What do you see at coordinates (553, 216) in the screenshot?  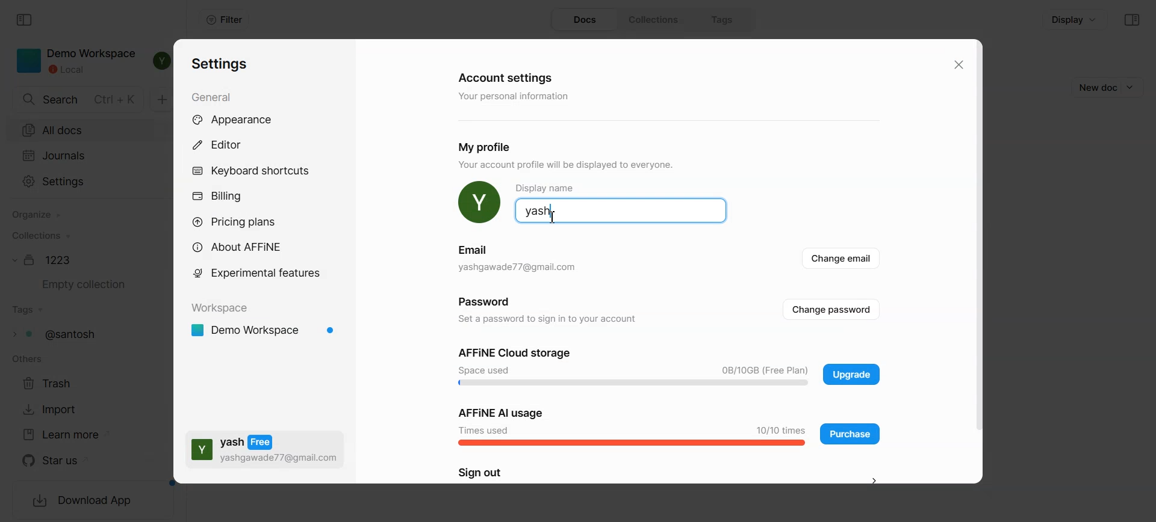 I see `Text cursor` at bounding box center [553, 216].